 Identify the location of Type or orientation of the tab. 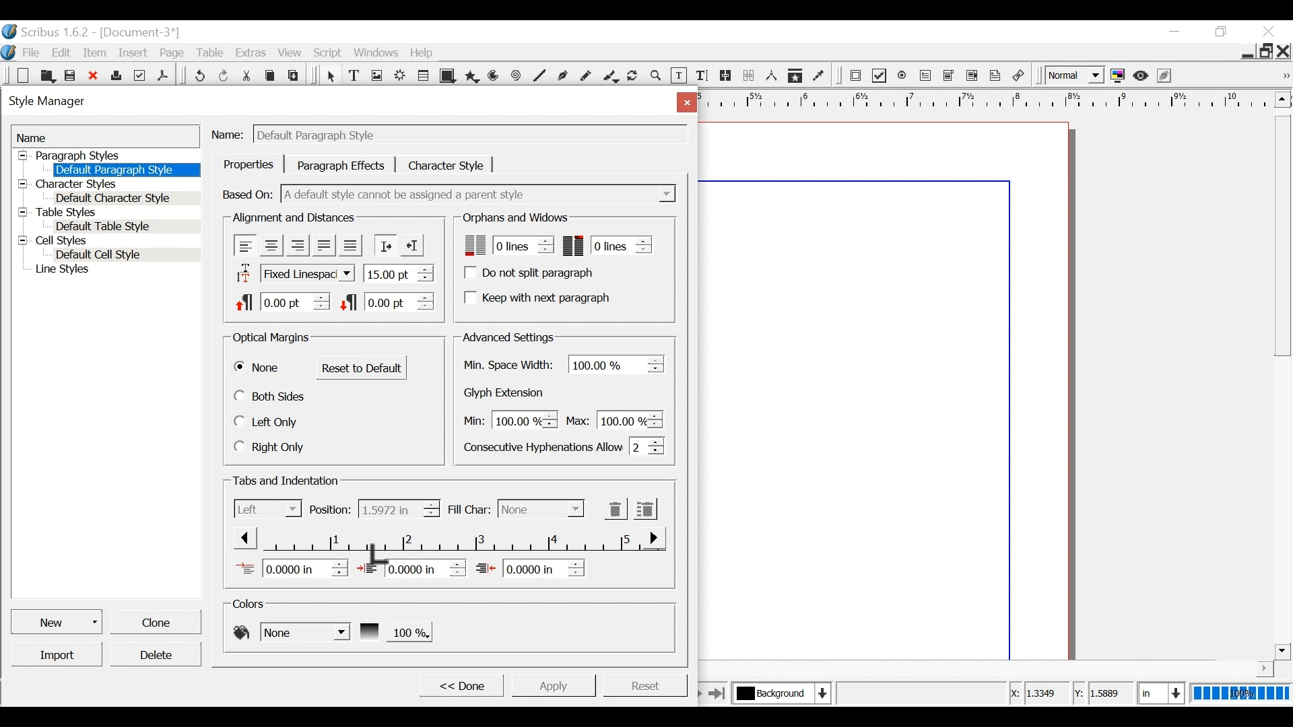
(268, 508).